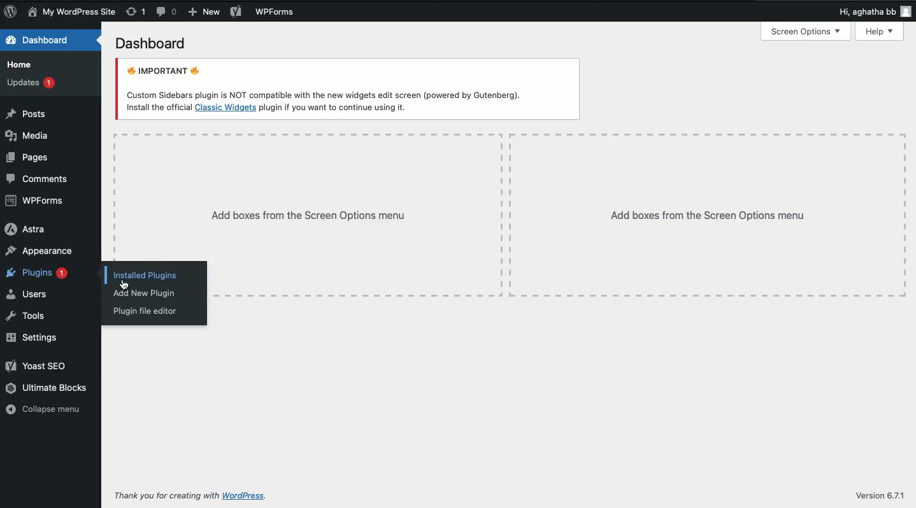 The width and height of the screenshot is (916, 508). What do you see at coordinates (40, 250) in the screenshot?
I see `Appearance` at bounding box center [40, 250].